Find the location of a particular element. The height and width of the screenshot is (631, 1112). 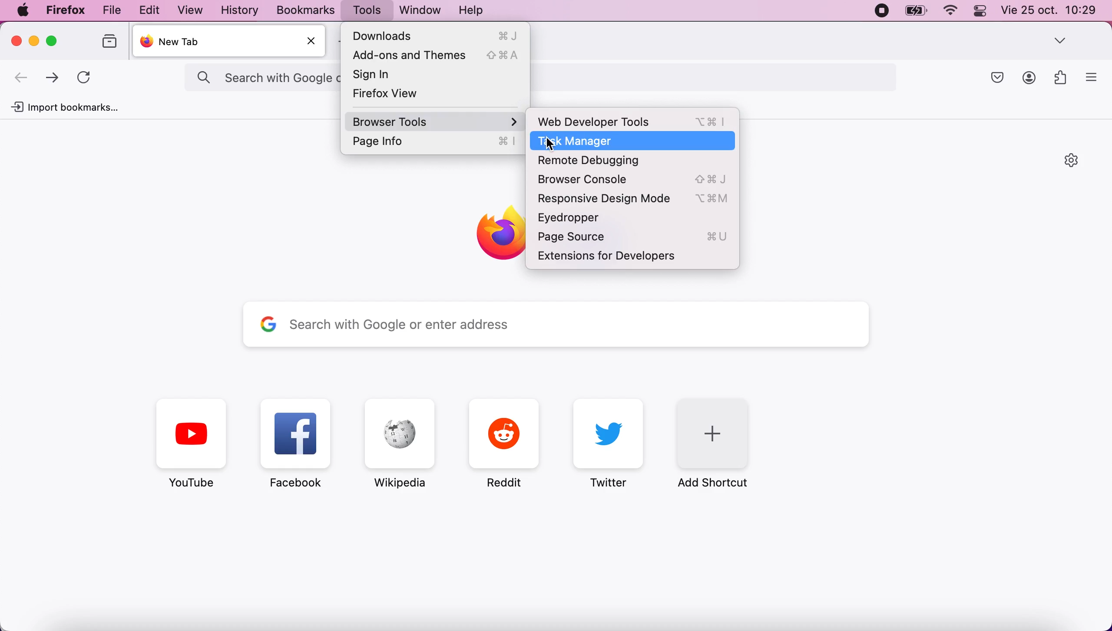

Responsive Design Mode is located at coordinates (635, 198).